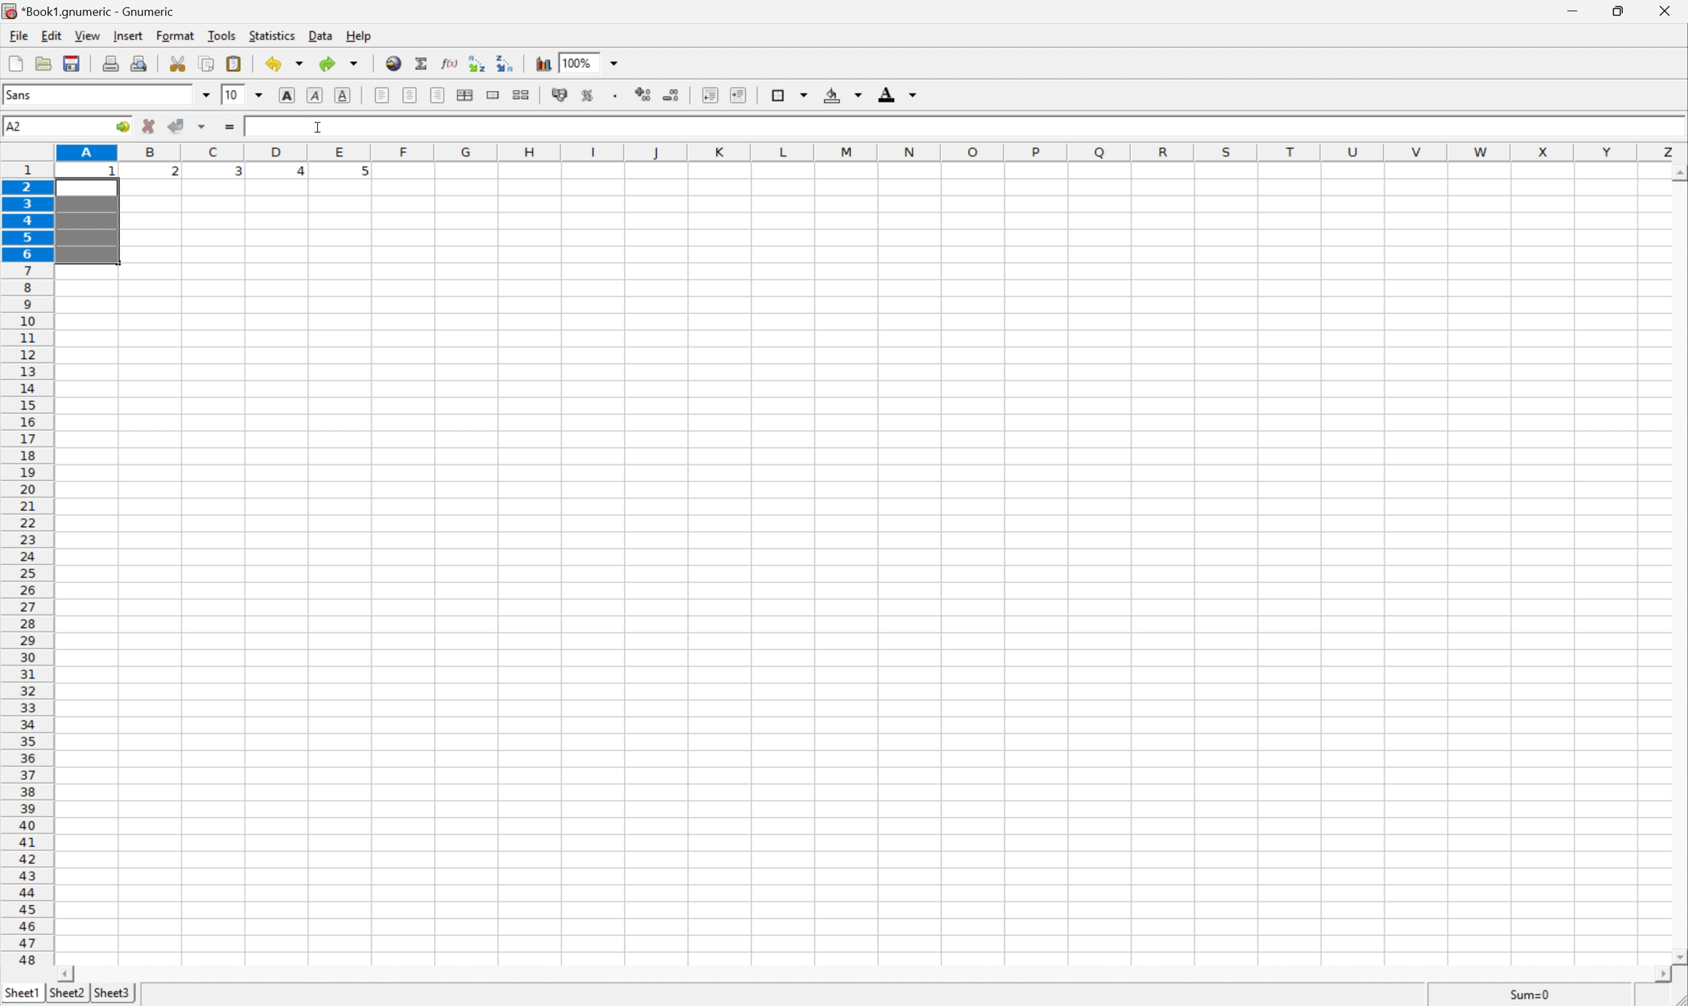  What do you see at coordinates (128, 35) in the screenshot?
I see `insert` at bounding box center [128, 35].